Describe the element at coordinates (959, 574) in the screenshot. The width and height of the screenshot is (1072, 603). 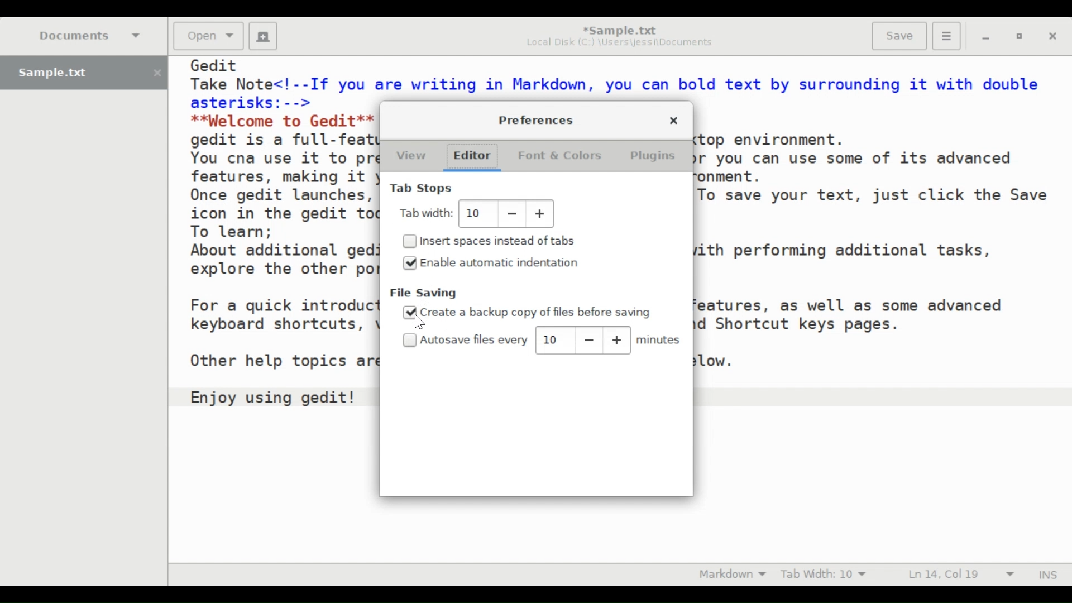
I see `Ln 14, Col 19` at that location.